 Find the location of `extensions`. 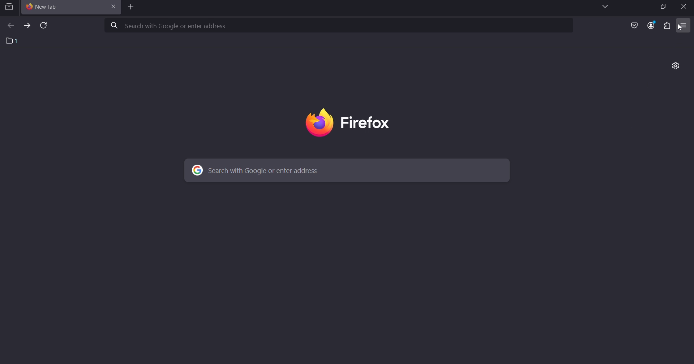

extensions is located at coordinates (666, 26).